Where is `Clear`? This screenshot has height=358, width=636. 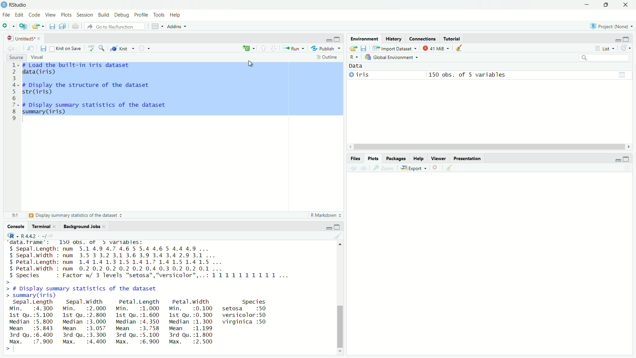 Clear is located at coordinates (462, 48).